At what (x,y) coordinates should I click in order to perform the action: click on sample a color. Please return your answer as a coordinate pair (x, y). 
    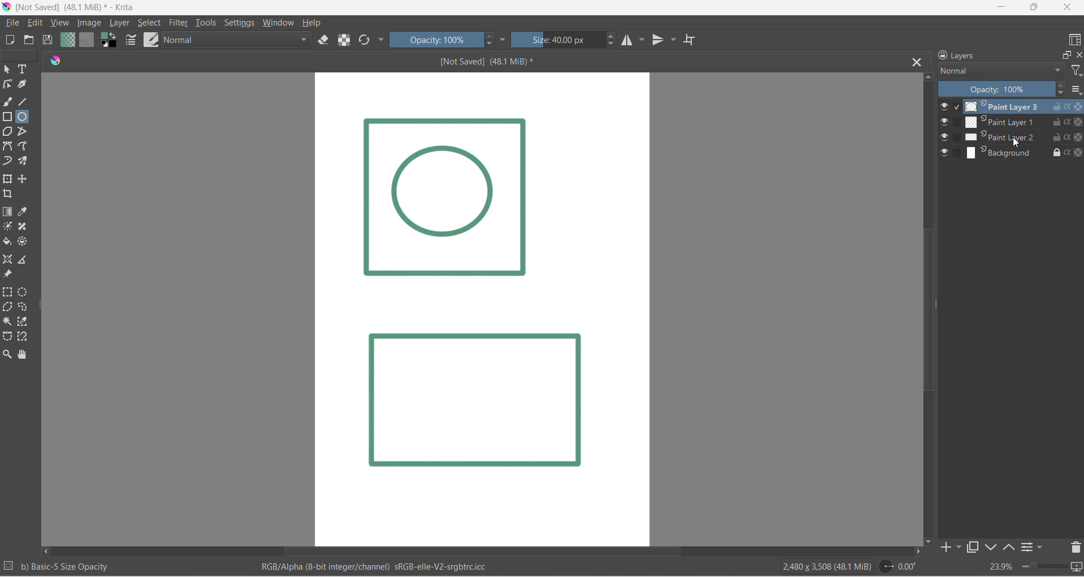
    Looking at the image, I should click on (28, 212).